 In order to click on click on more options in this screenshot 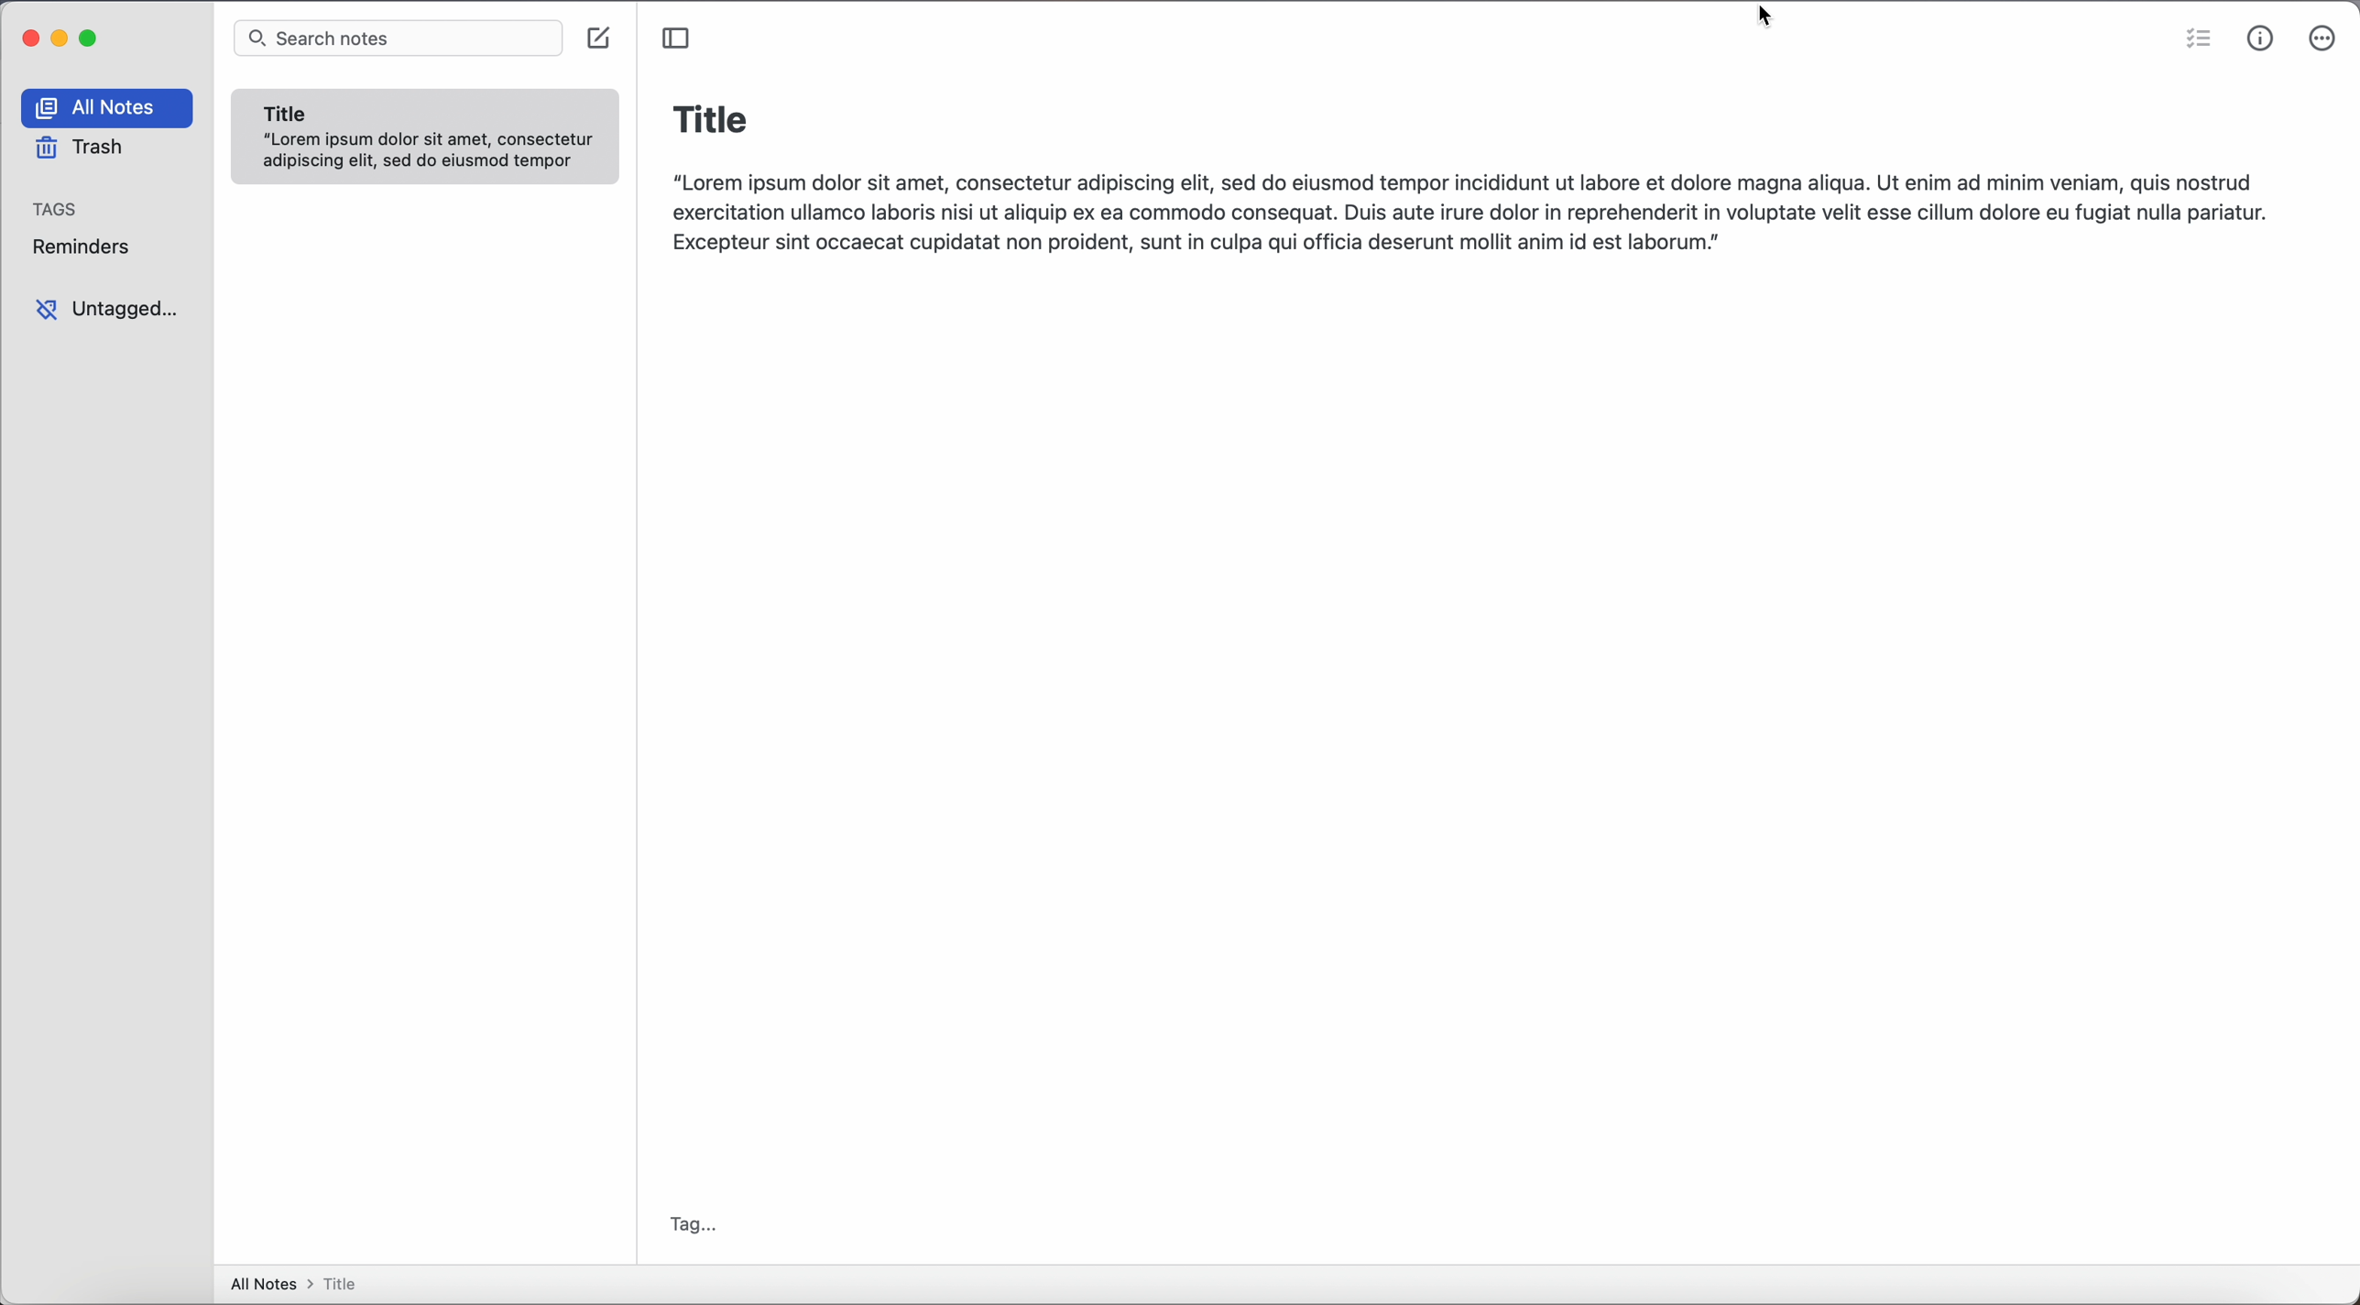, I will do `click(2323, 34)`.